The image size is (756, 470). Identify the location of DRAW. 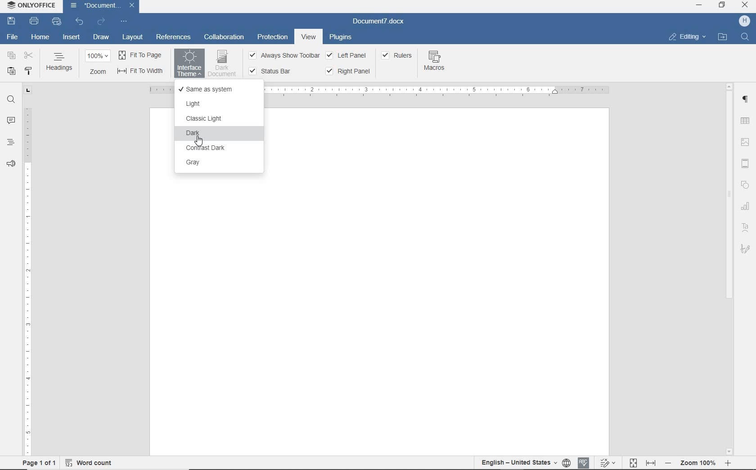
(101, 39).